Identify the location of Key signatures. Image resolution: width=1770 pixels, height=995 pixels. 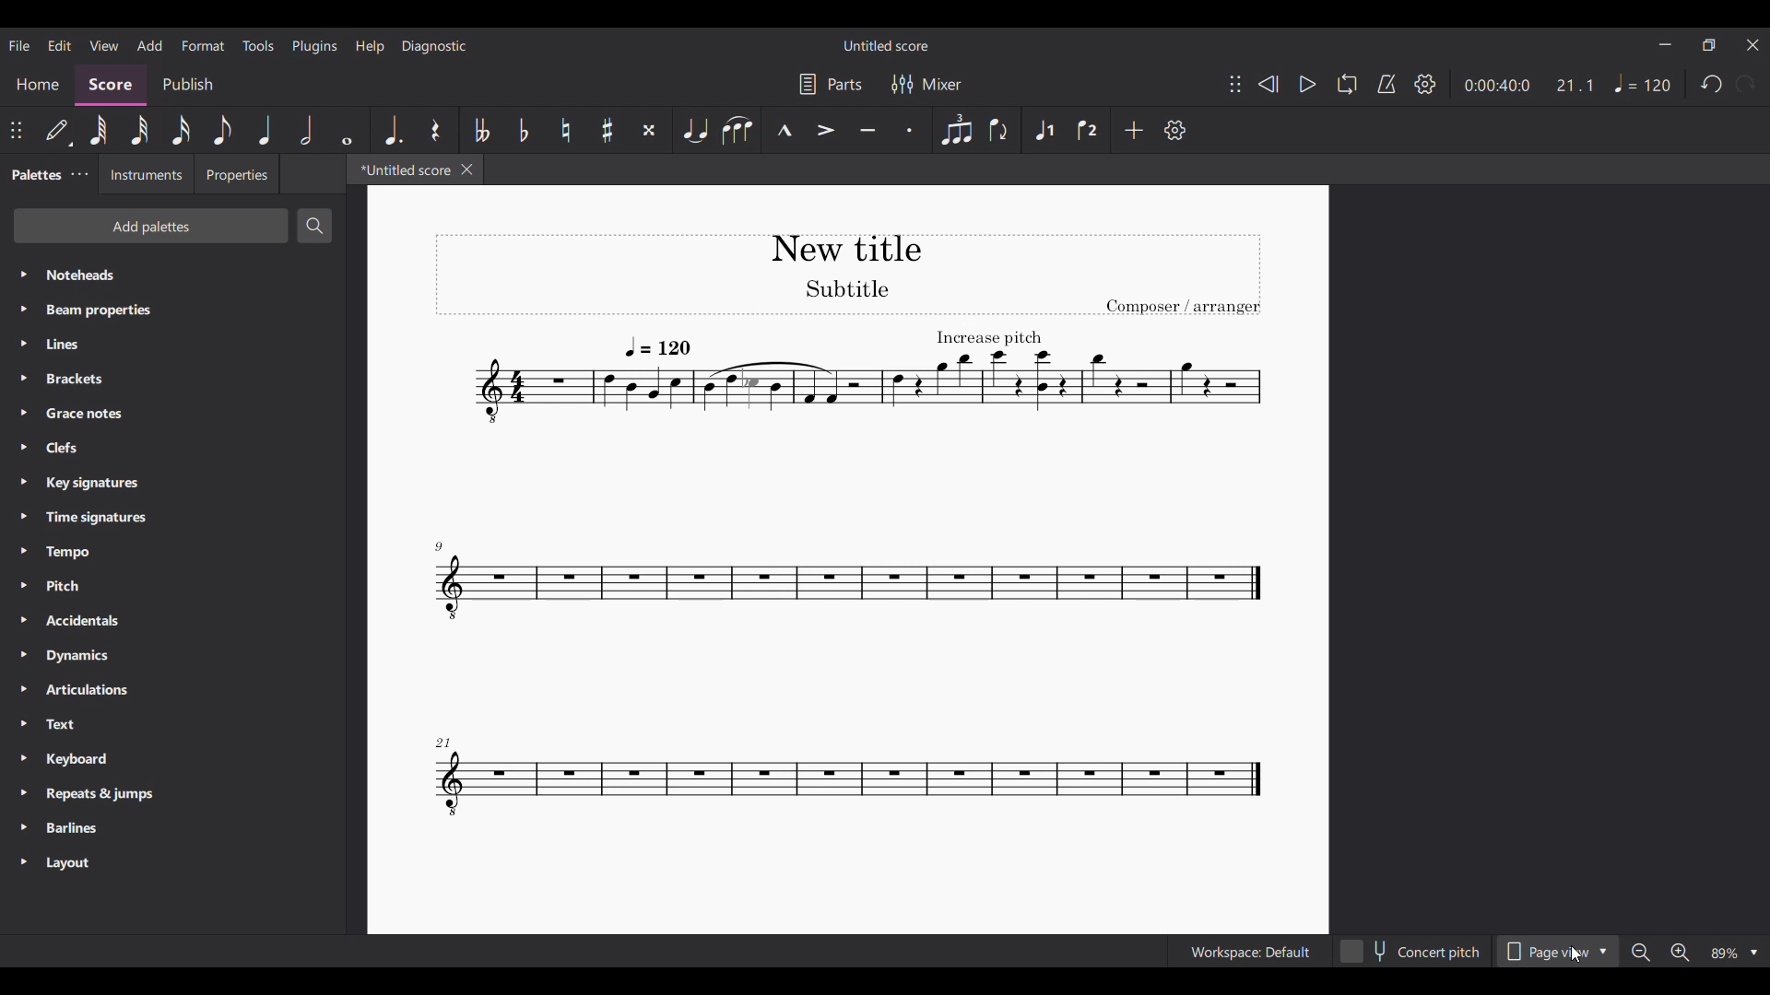
(173, 483).